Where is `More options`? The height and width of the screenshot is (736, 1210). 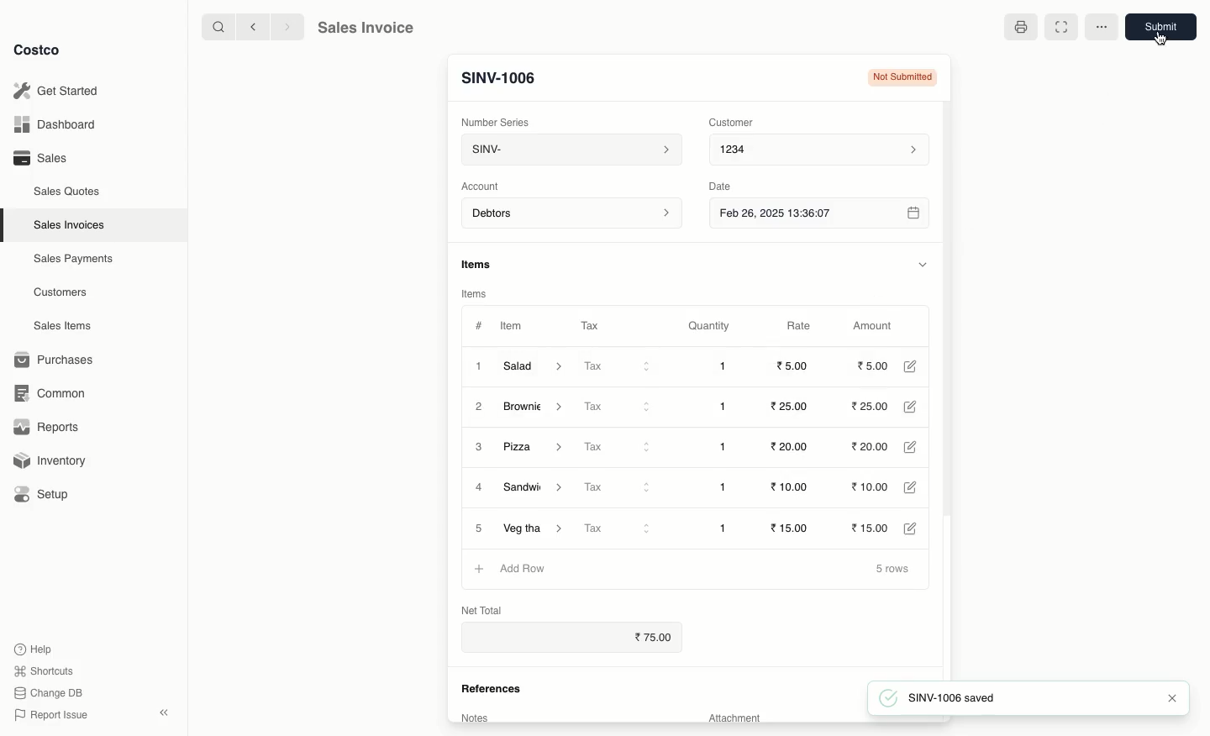
More options is located at coordinates (1105, 28).